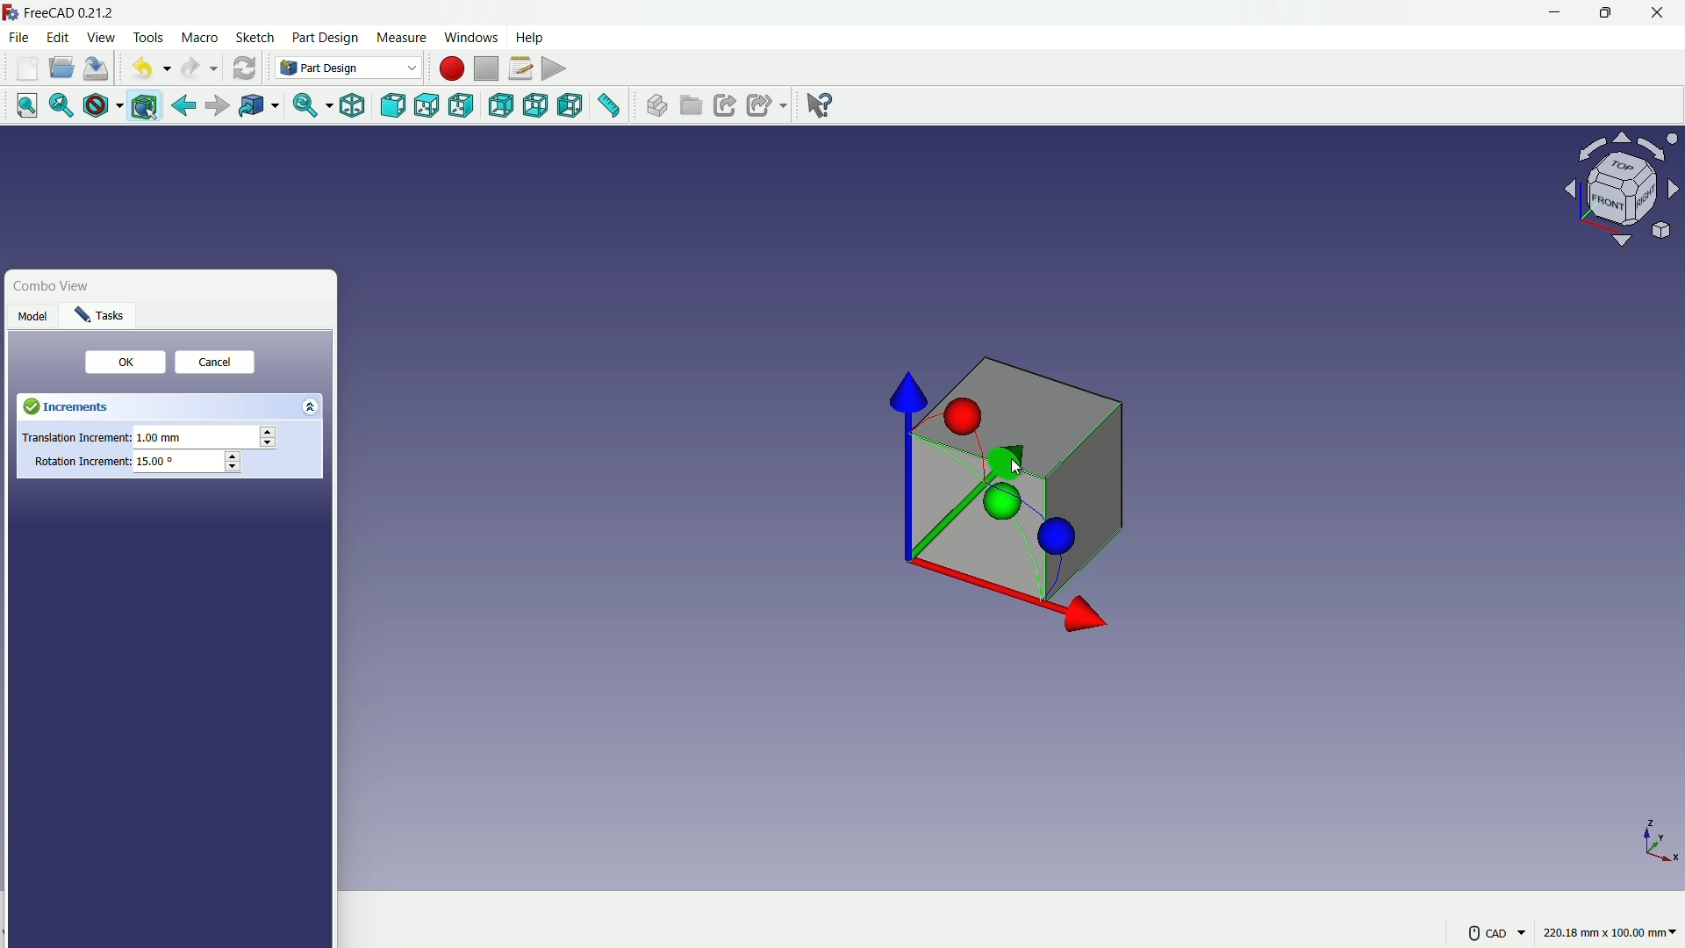  I want to click on start macros, so click(450, 68).